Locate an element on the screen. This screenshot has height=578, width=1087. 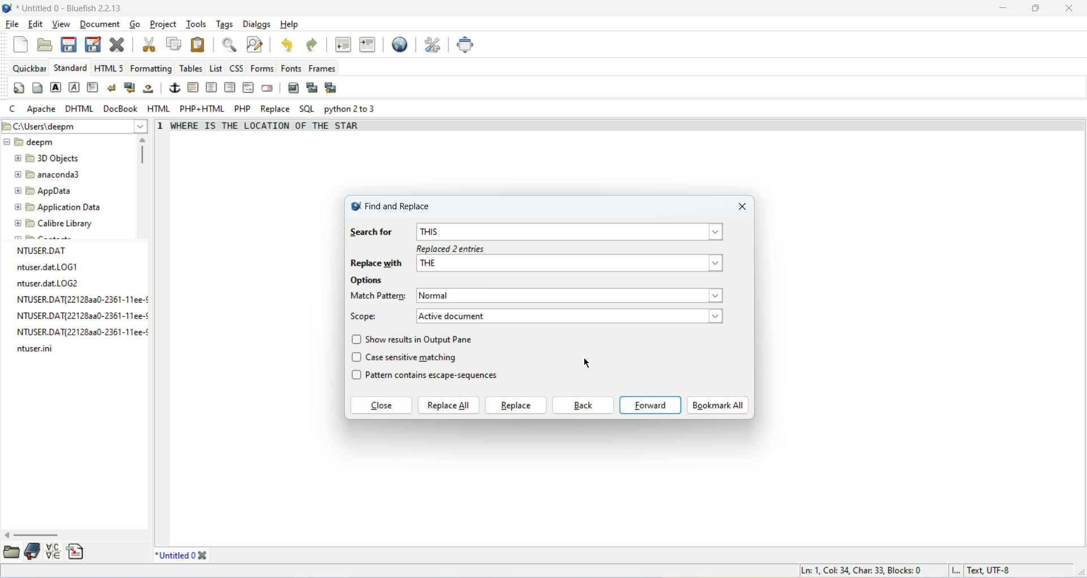
replace with is located at coordinates (540, 264).